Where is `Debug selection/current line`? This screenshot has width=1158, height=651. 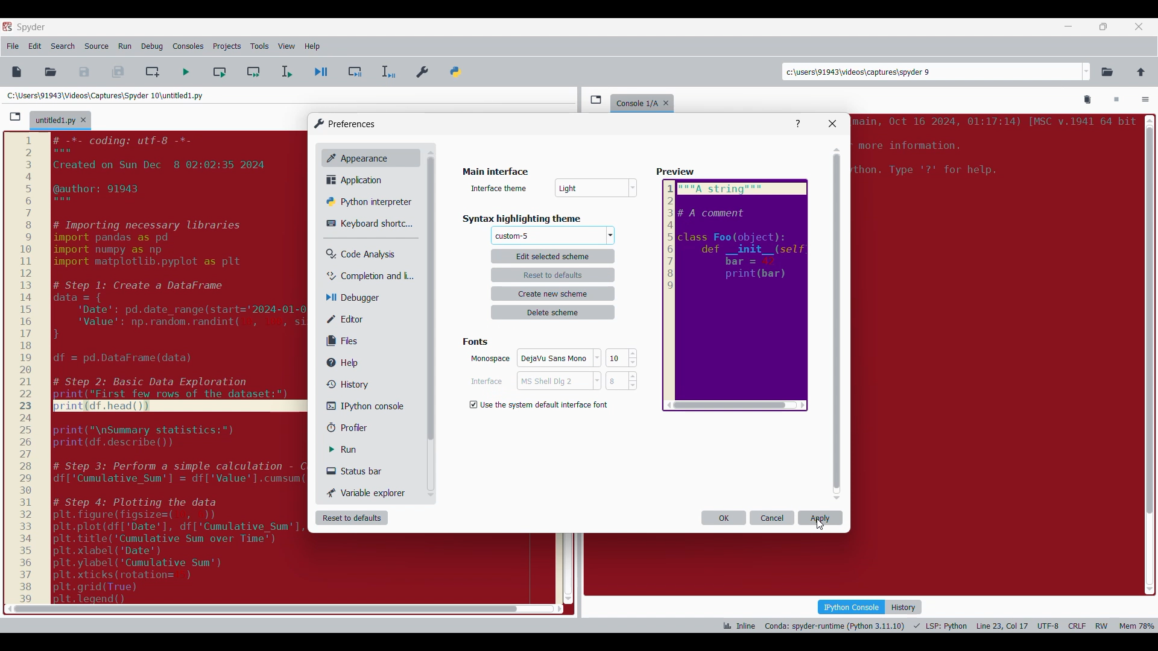 Debug selection/current line is located at coordinates (387, 72).